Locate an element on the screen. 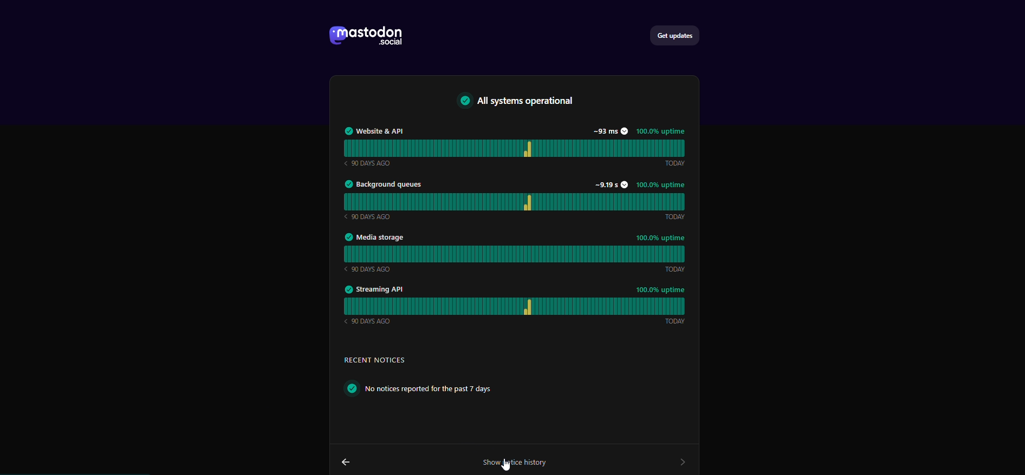 Image resolution: width=1025 pixels, height=475 pixels. instruction is located at coordinates (445, 389).